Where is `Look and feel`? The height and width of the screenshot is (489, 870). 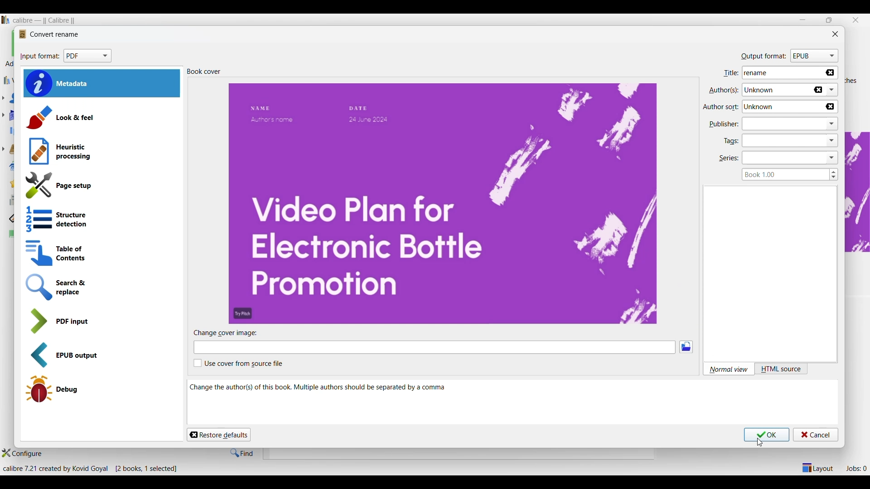
Look and feel is located at coordinates (101, 118).